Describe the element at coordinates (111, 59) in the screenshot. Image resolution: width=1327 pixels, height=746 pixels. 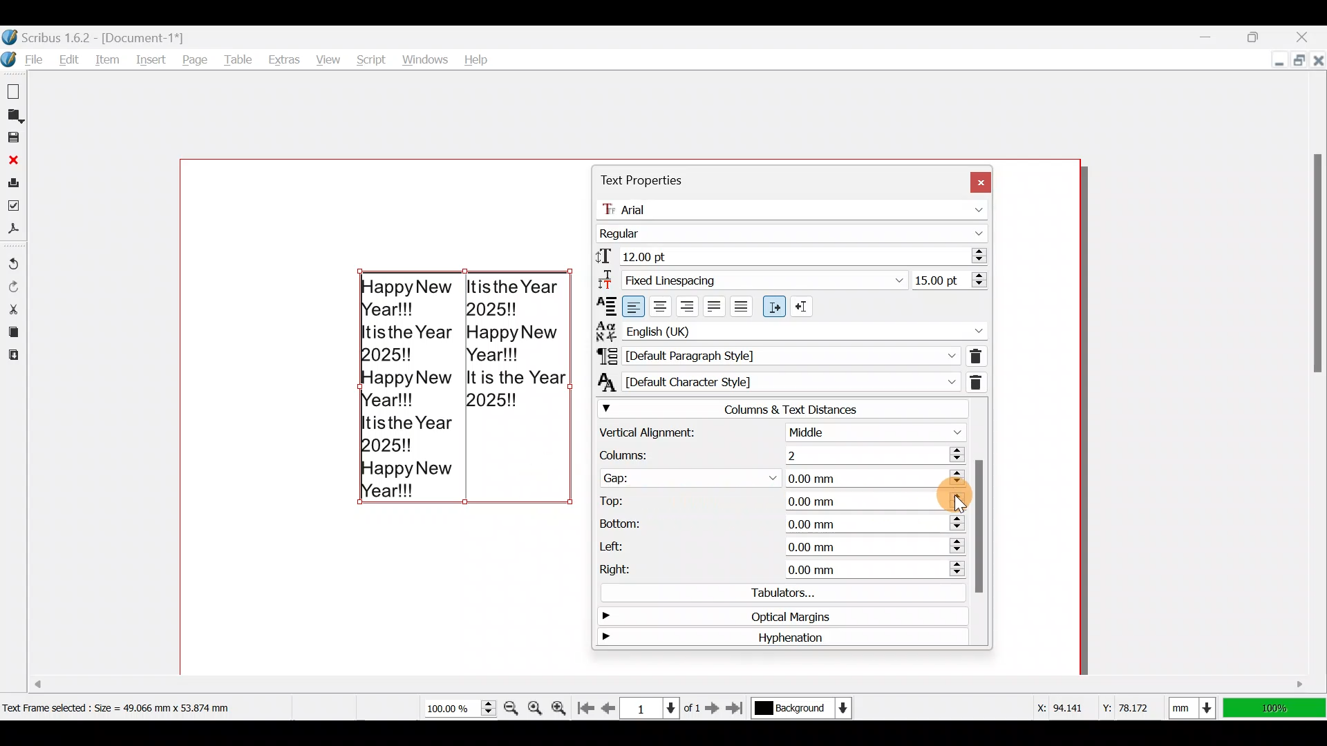
I see `Item` at that location.